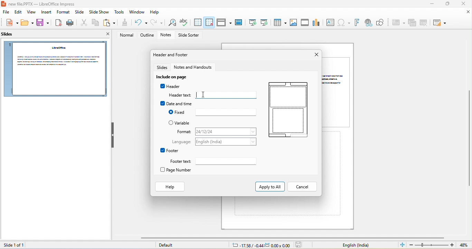  I want to click on format, so click(182, 132).